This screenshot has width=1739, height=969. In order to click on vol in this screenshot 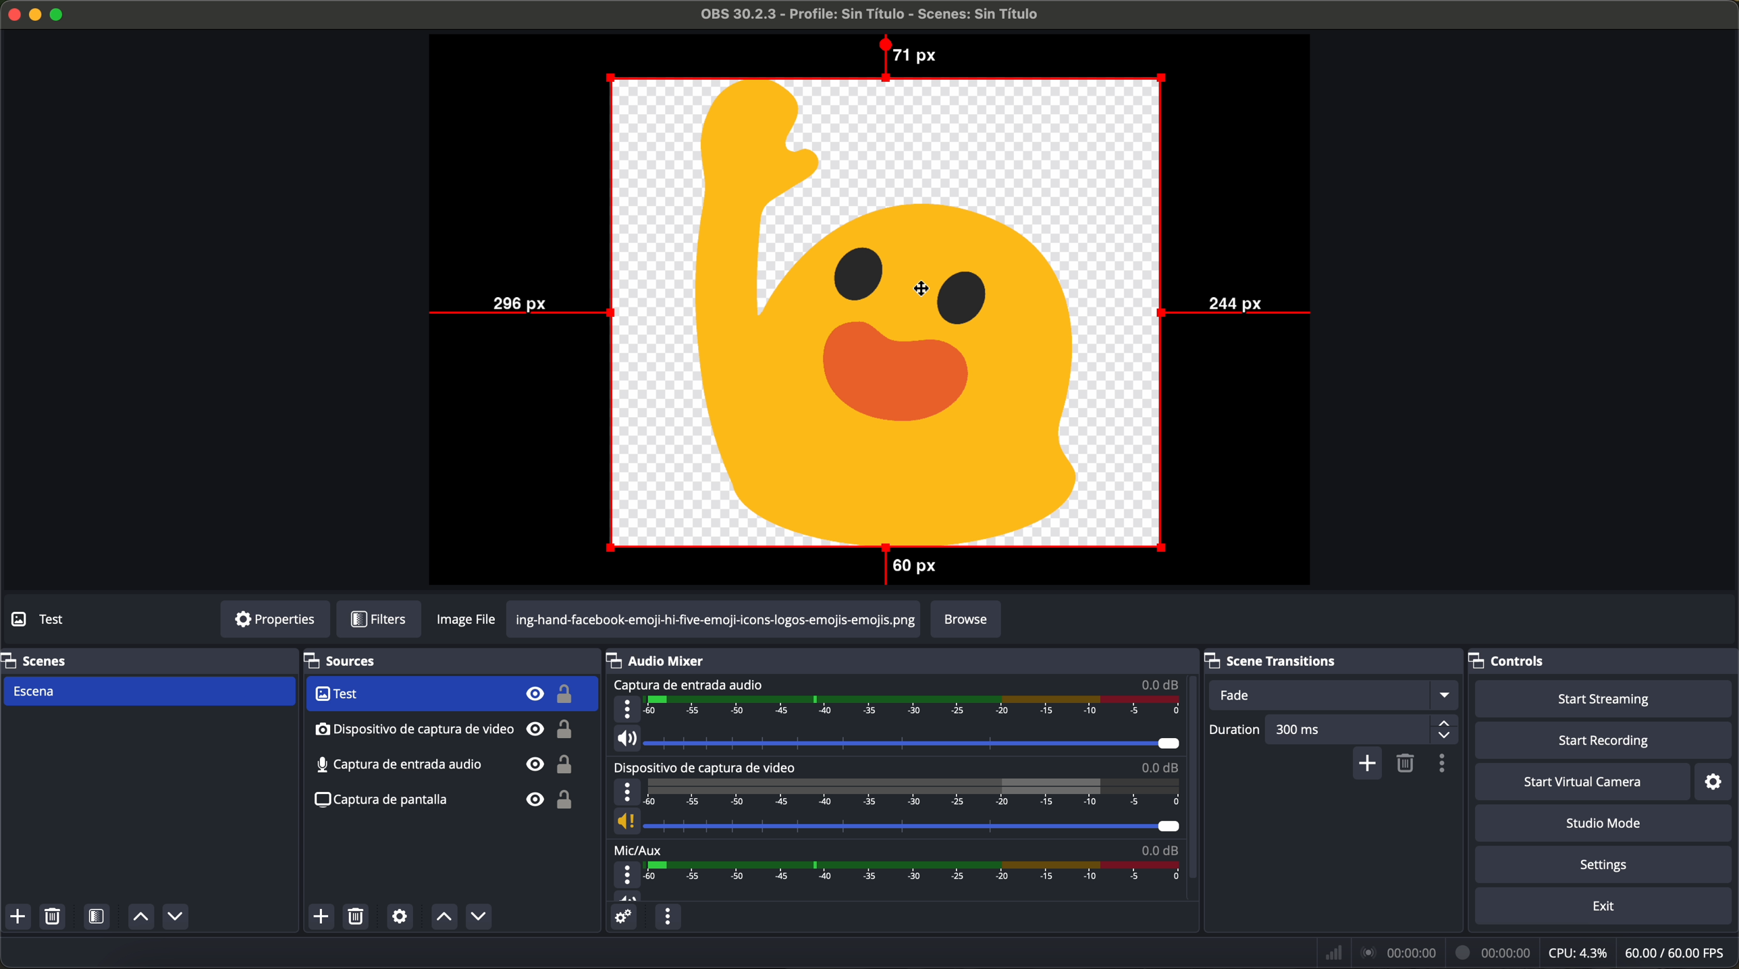, I will do `click(628, 895)`.